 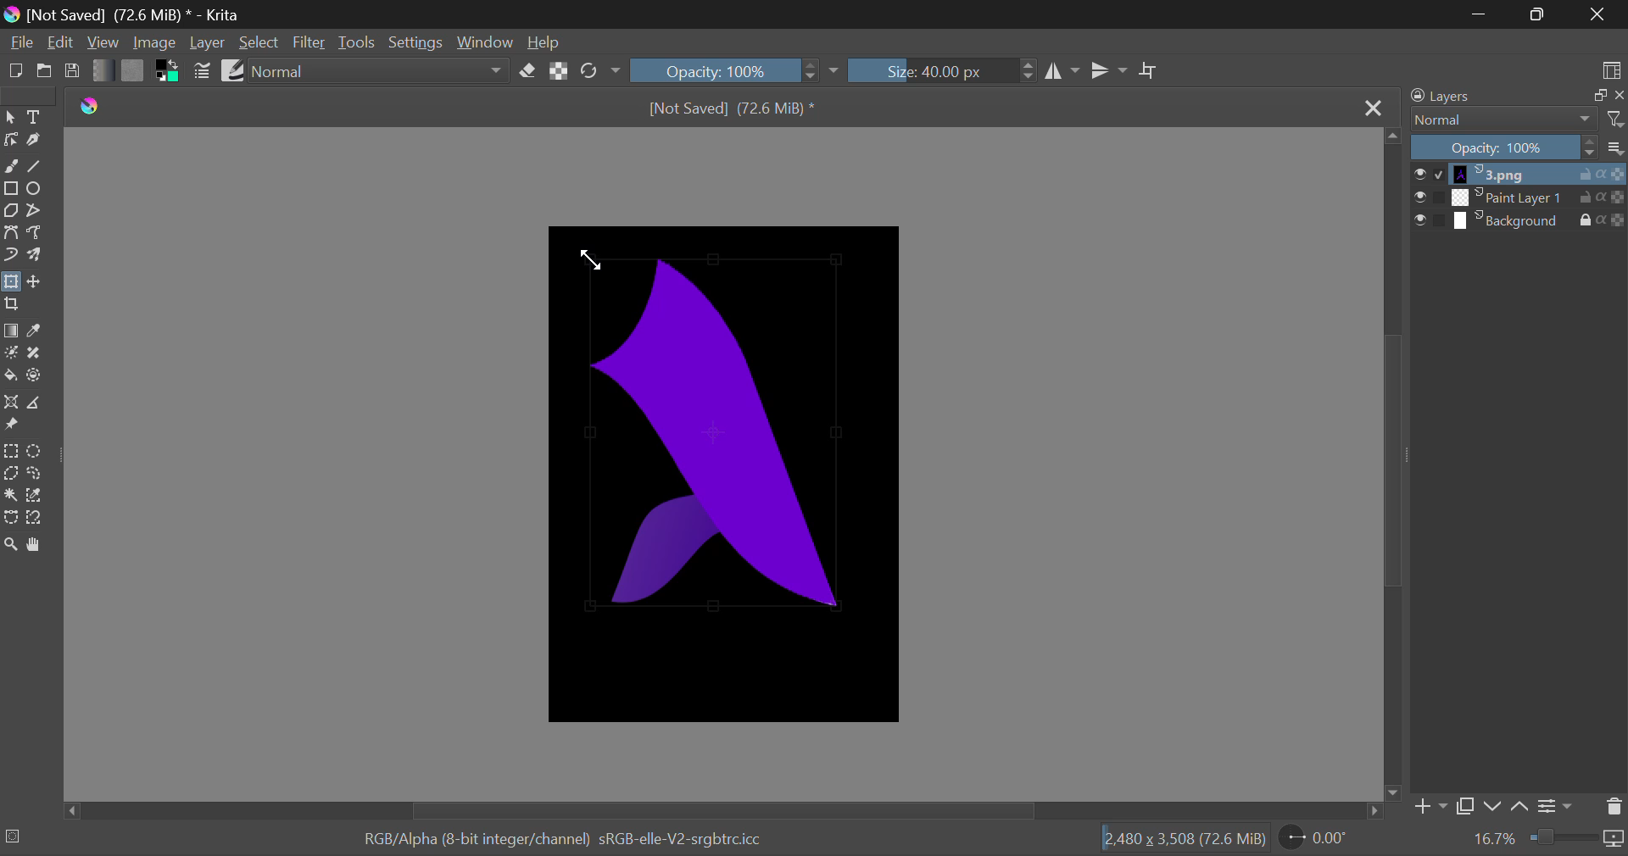 What do you see at coordinates (726, 72) in the screenshot?
I see `Opacity` at bounding box center [726, 72].